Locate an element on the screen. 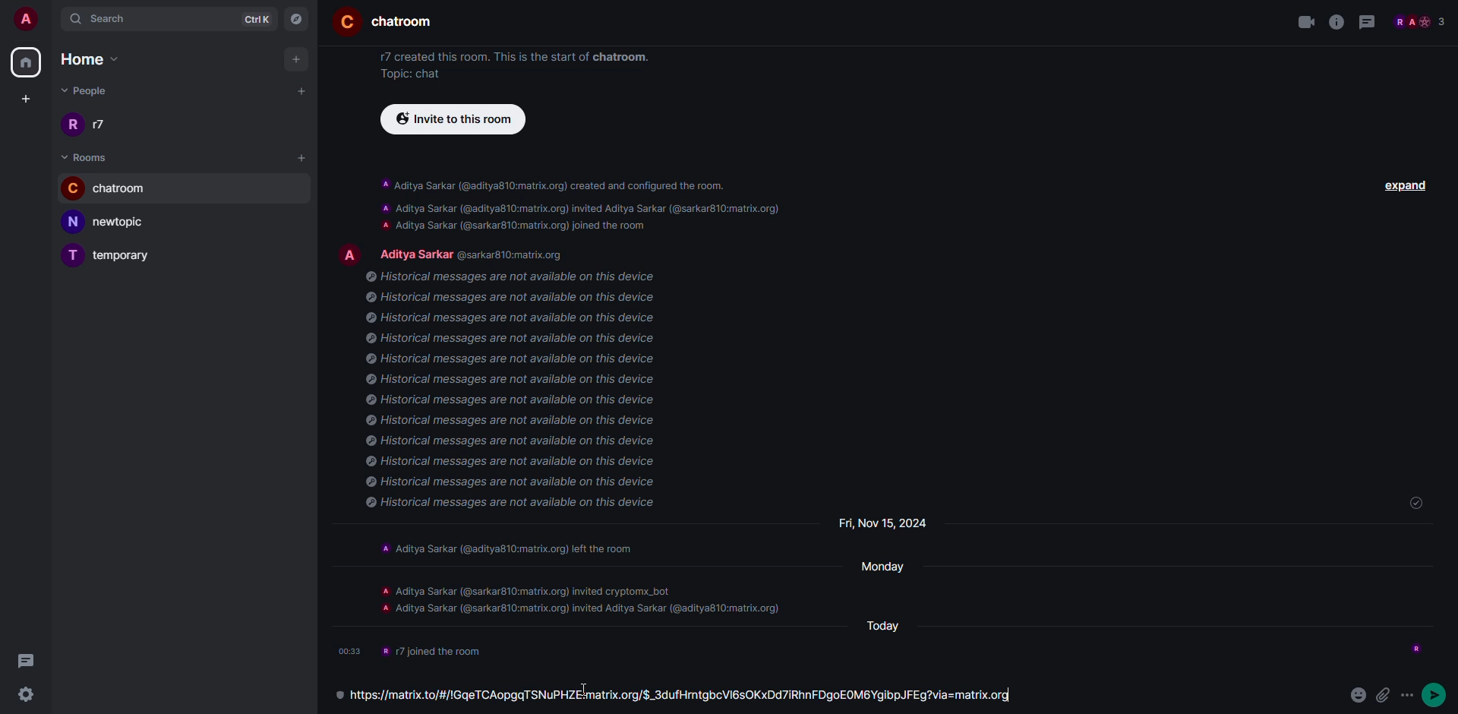 The image size is (1458, 714). time is located at coordinates (350, 650).